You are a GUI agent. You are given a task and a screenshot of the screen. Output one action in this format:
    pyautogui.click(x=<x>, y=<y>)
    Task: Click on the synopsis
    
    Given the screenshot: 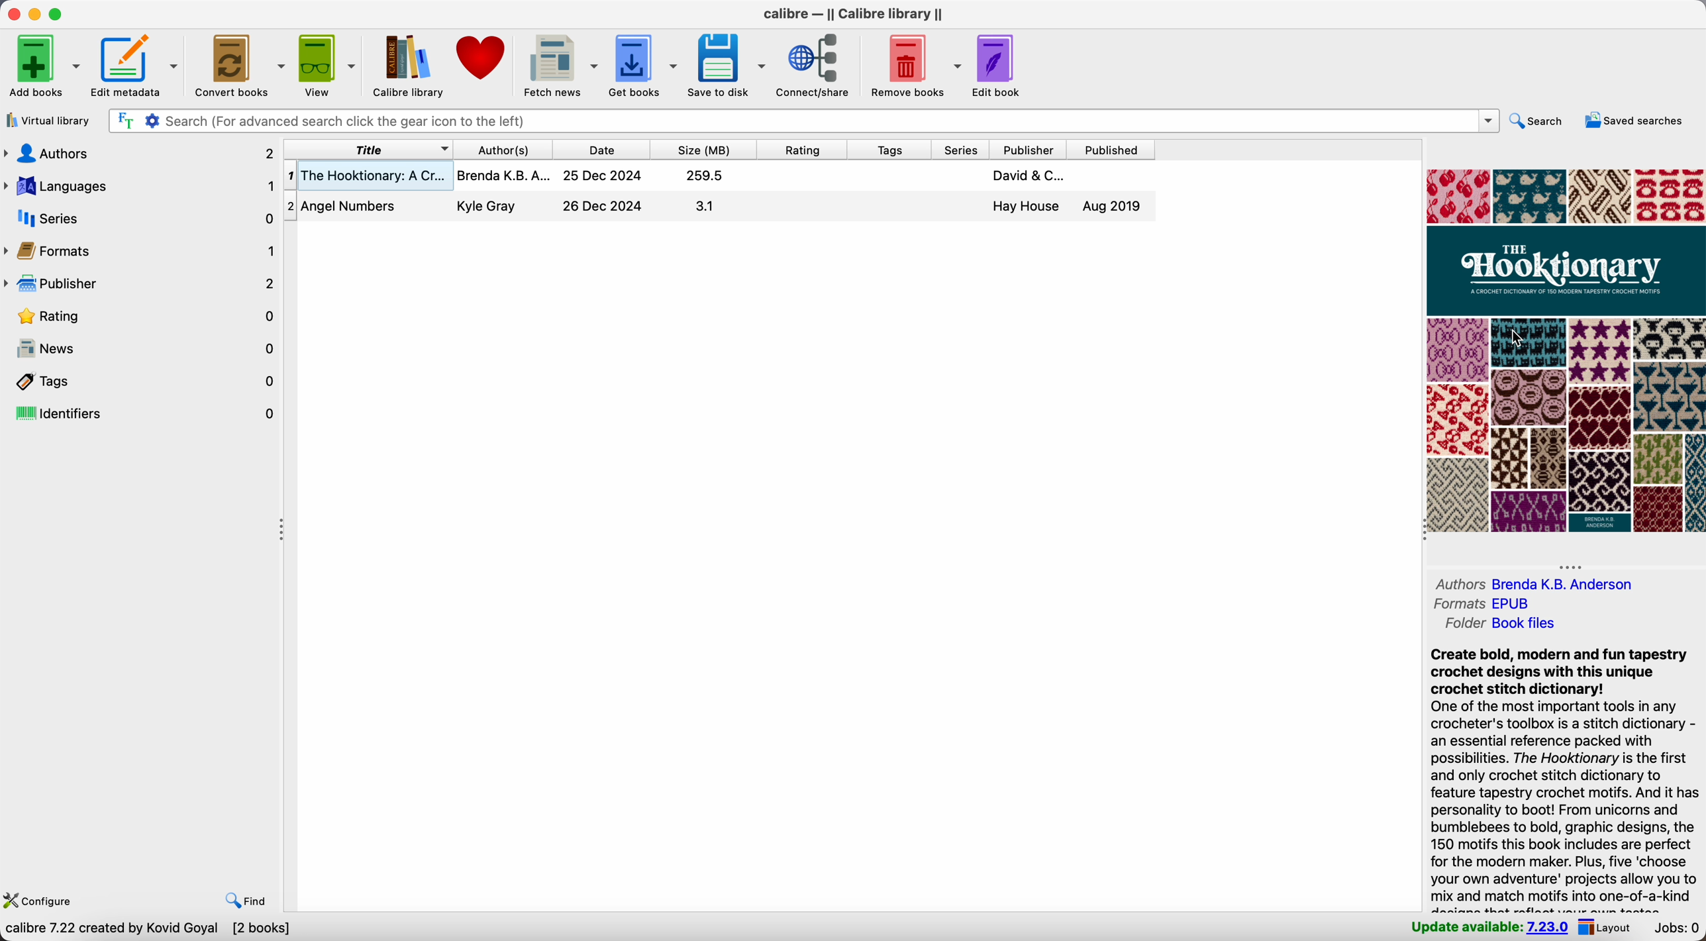 What is the action you would take?
    pyautogui.click(x=1564, y=777)
    